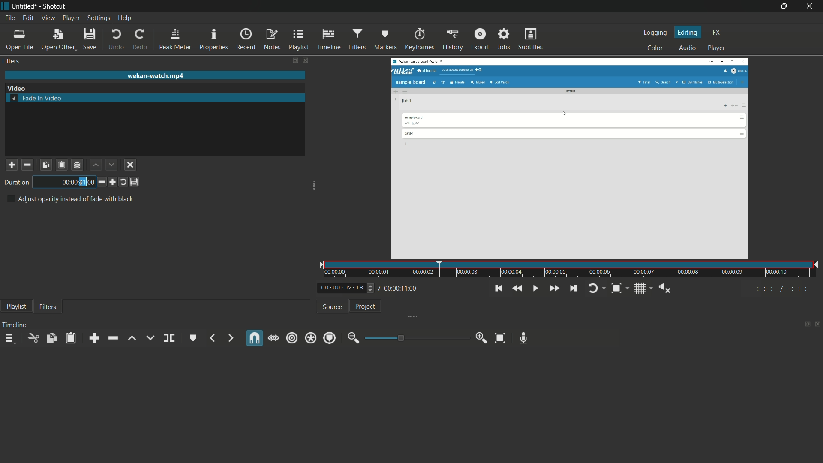  What do you see at coordinates (94, 338) in the screenshot?
I see `append` at bounding box center [94, 338].